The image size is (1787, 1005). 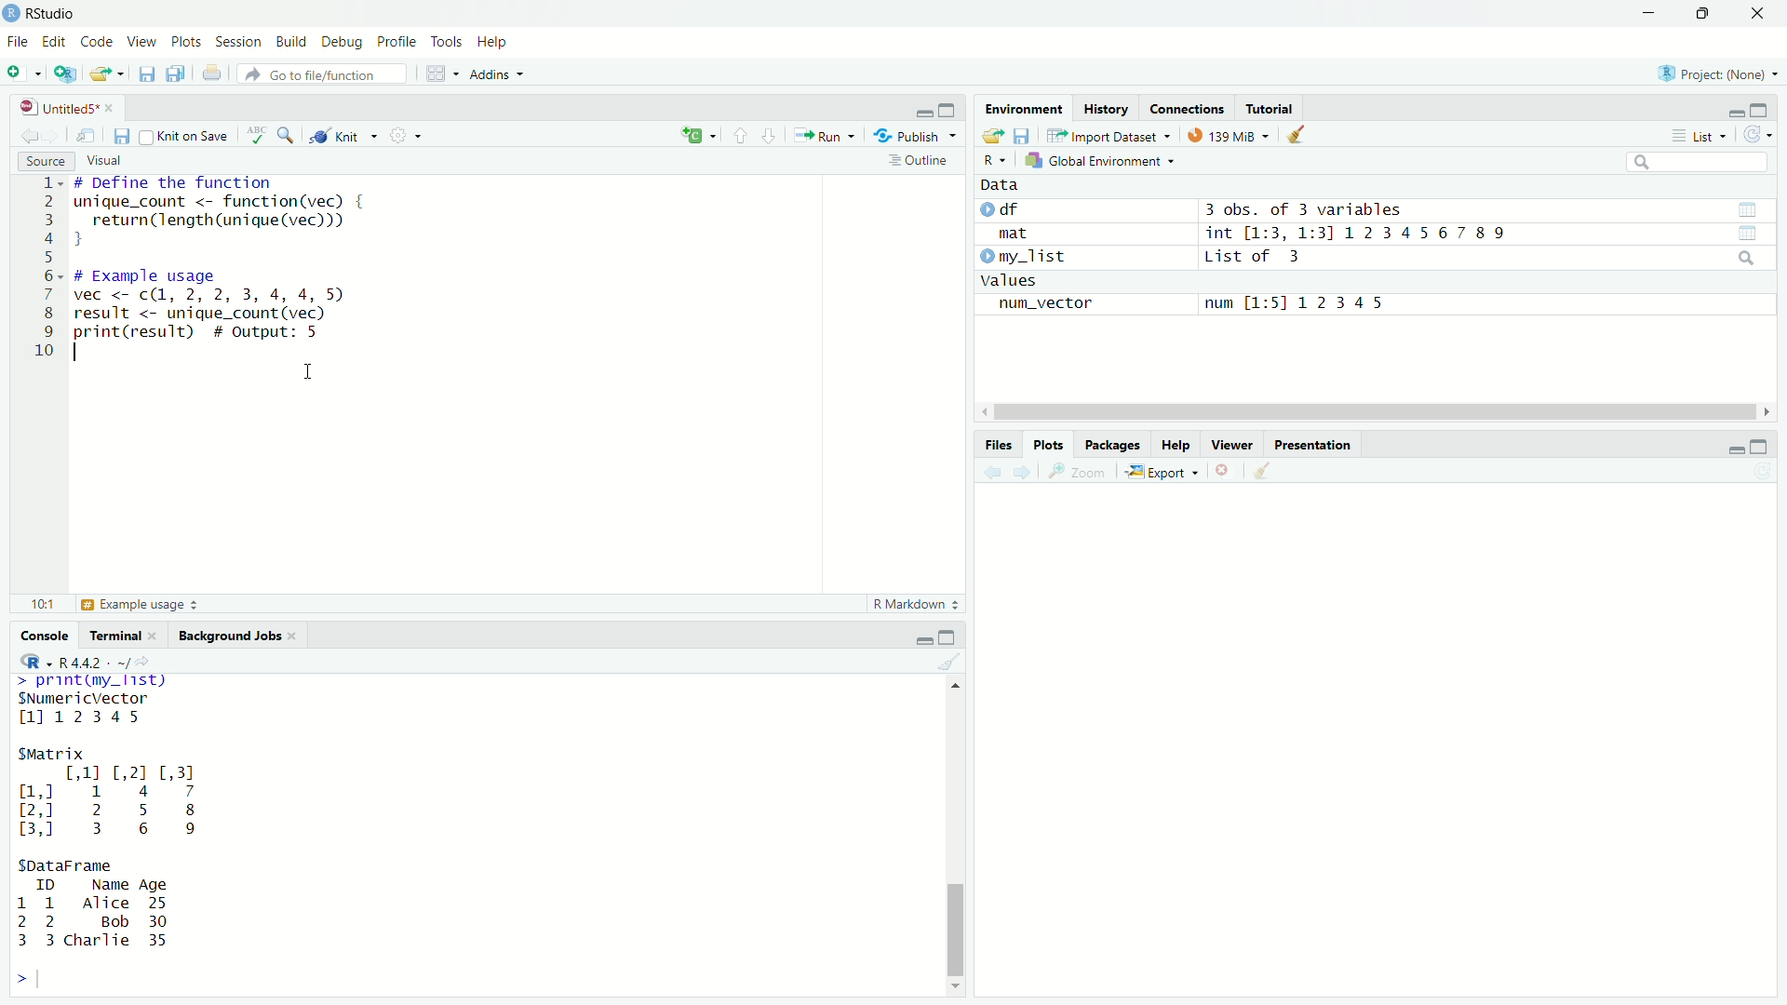 What do you see at coordinates (1228, 136) in the screenshot?
I see `139Mib` at bounding box center [1228, 136].